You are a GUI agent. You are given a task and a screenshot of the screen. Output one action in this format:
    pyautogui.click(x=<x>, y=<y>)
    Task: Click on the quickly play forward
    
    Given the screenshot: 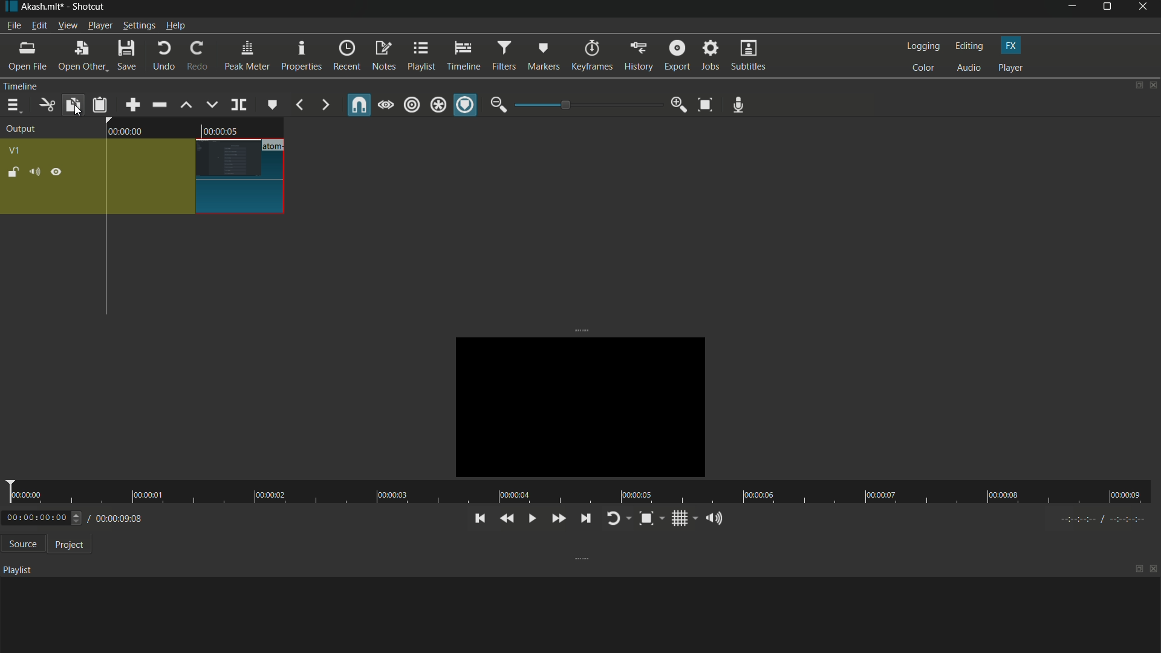 What is the action you would take?
    pyautogui.click(x=556, y=519)
    